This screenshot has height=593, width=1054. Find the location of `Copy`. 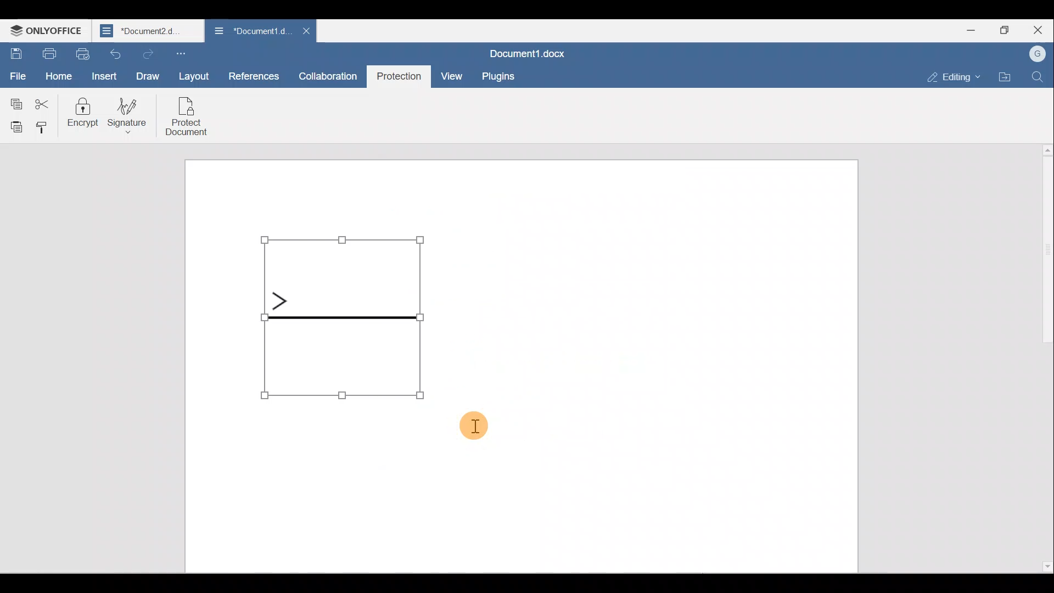

Copy is located at coordinates (14, 102).